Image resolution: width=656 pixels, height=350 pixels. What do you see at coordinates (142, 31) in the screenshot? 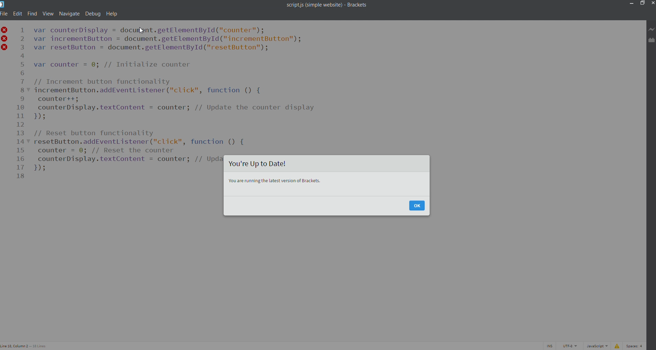
I see `cursor` at bounding box center [142, 31].